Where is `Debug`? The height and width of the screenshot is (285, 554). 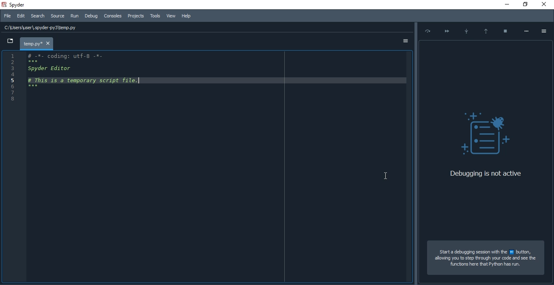
Debug is located at coordinates (92, 15).